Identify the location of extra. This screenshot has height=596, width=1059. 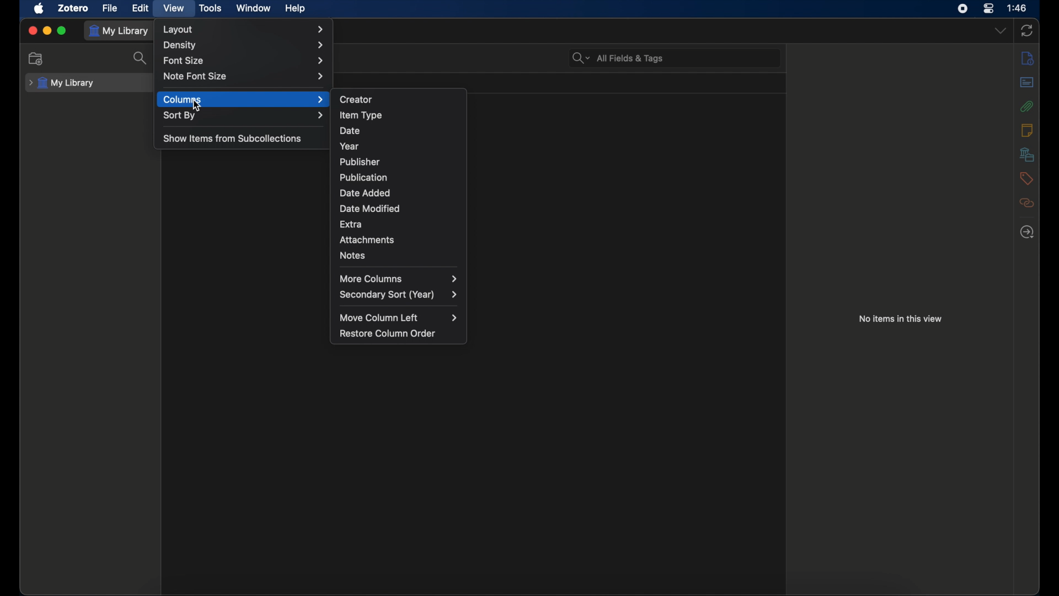
(351, 223).